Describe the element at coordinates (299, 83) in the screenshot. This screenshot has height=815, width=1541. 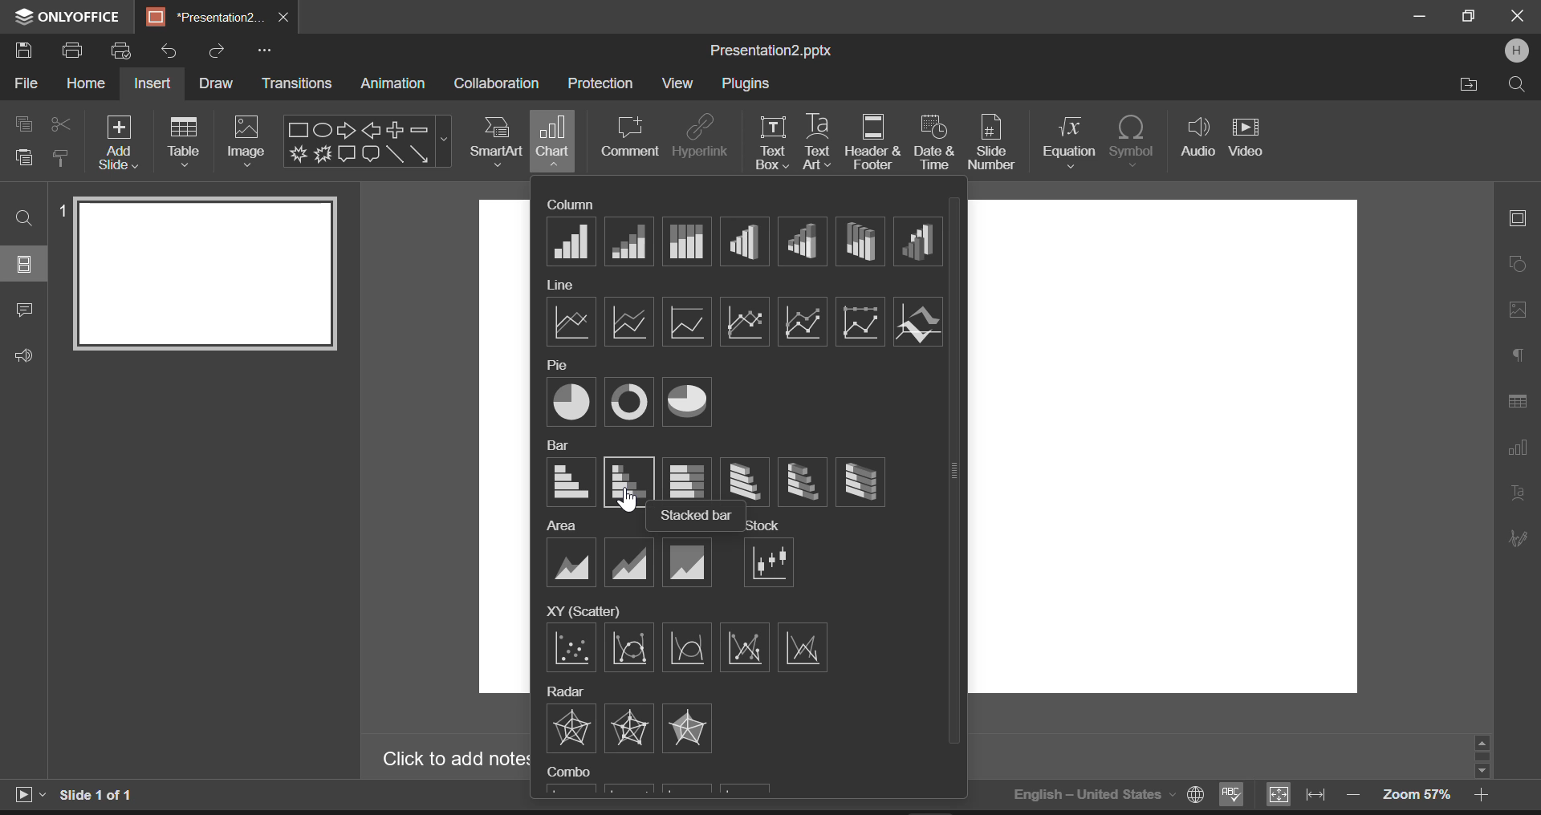
I see `Transitions` at that location.